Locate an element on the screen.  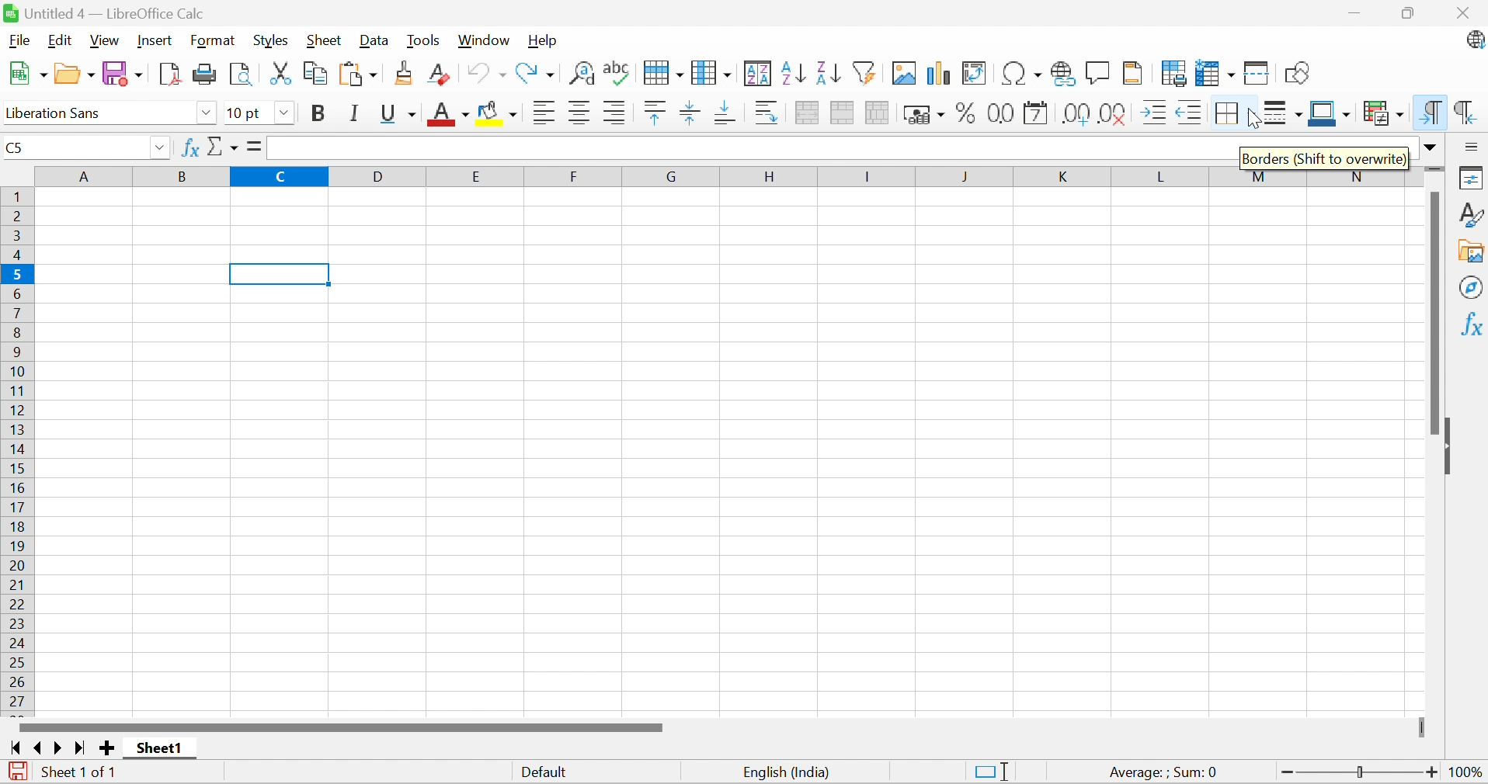
Help is located at coordinates (542, 40).